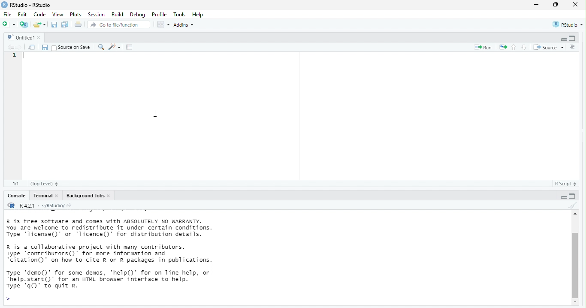 The width and height of the screenshot is (586, 308). Describe the element at coordinates (110, 196) in the screenshot. I see `close` at that location.